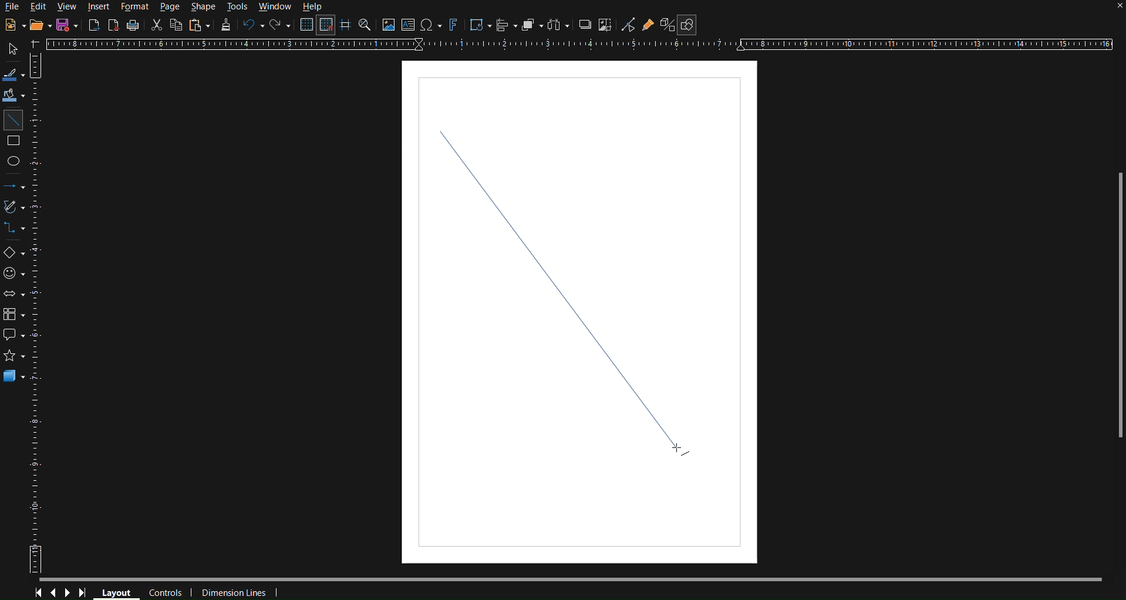 The image size is (1126, 600). What do you see at coordinates (687, 25) in the screenshot?
I see `Show Draw Functions` at bounding box center [687, 25].